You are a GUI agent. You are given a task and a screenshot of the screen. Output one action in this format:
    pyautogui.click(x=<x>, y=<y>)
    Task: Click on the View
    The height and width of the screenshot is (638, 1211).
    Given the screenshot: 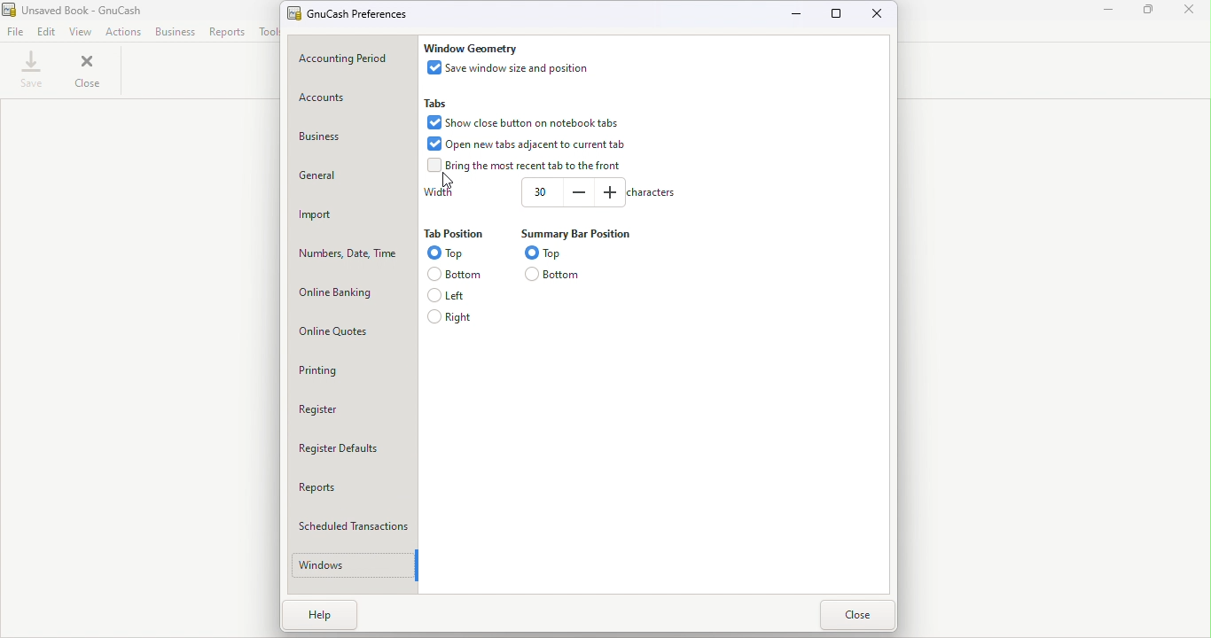 What is the action you would take?
    pyautogui.click(x=82, y=32)
    